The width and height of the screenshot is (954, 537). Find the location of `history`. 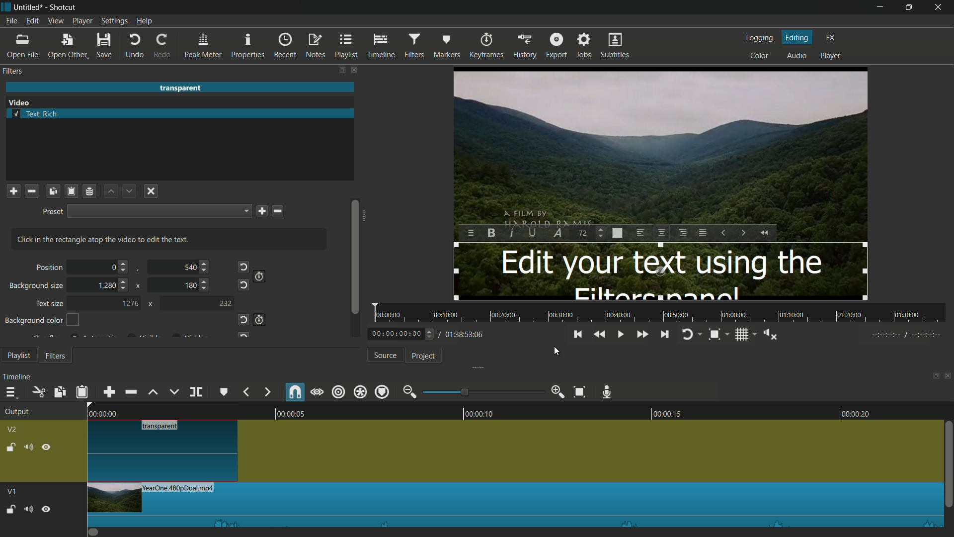

history is located at coordinates (524, 46).